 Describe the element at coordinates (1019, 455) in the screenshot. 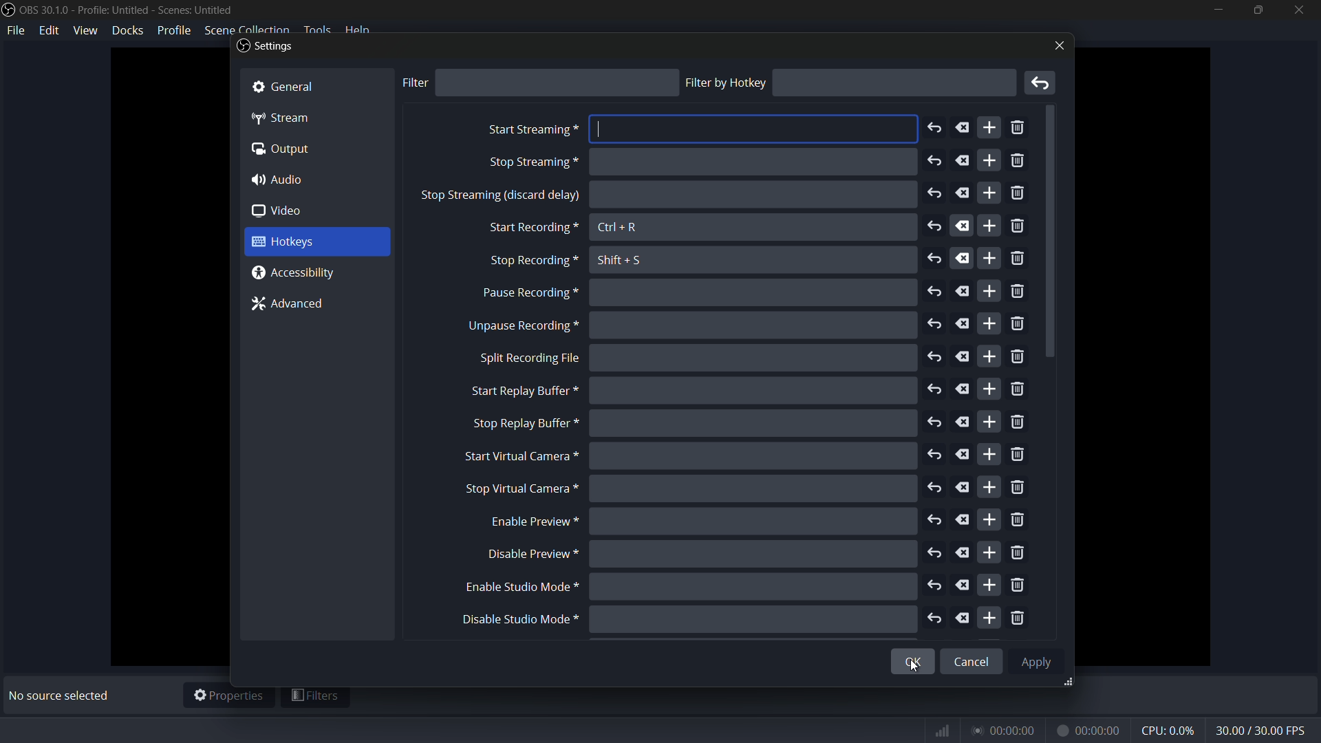

I see `remove` at that location.